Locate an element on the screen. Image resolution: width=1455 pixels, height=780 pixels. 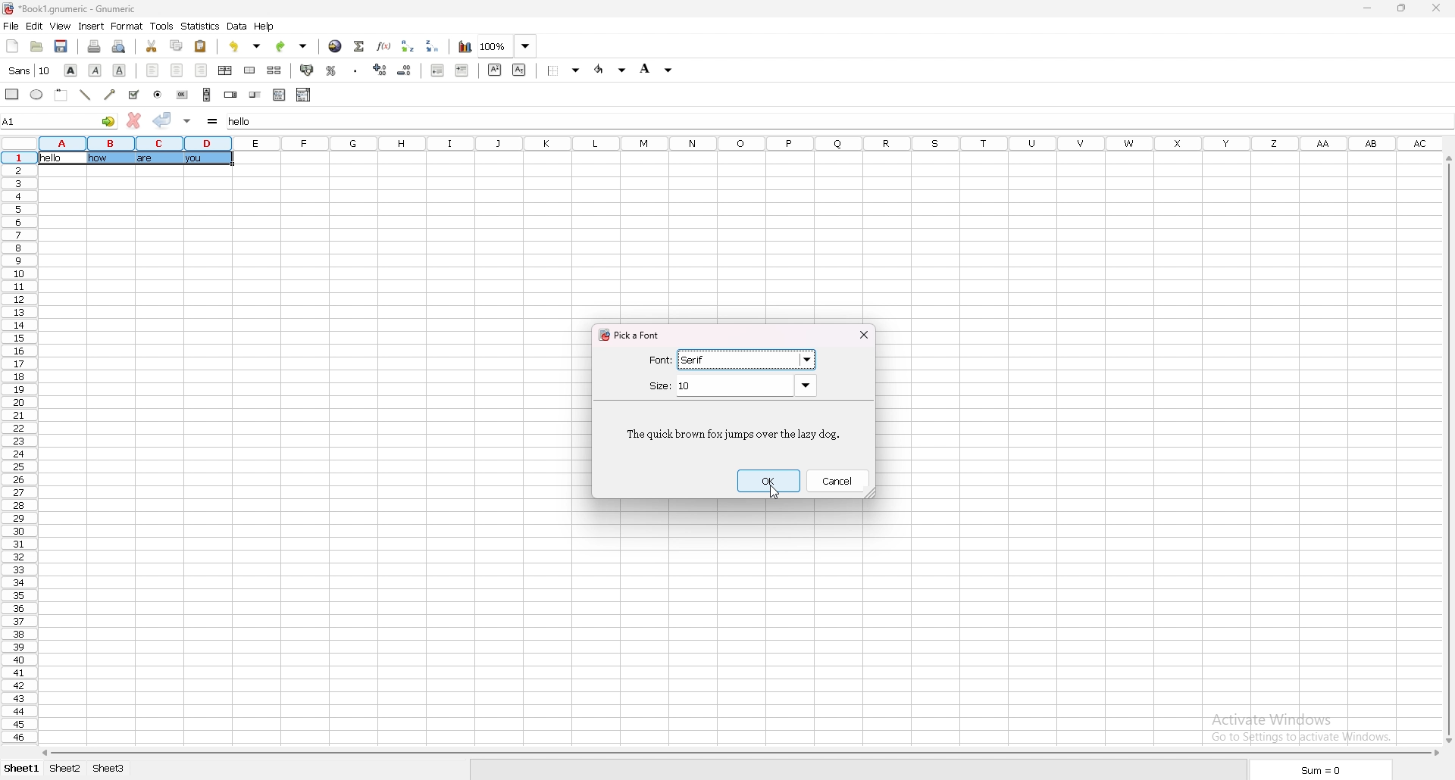
print preview is located at coordinates (120, 45).